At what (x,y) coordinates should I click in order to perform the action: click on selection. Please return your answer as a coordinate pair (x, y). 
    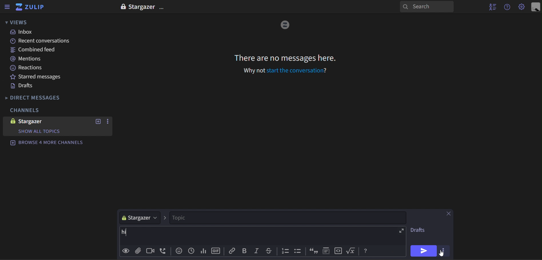
    Looking at the image, I should click on (326, 251).